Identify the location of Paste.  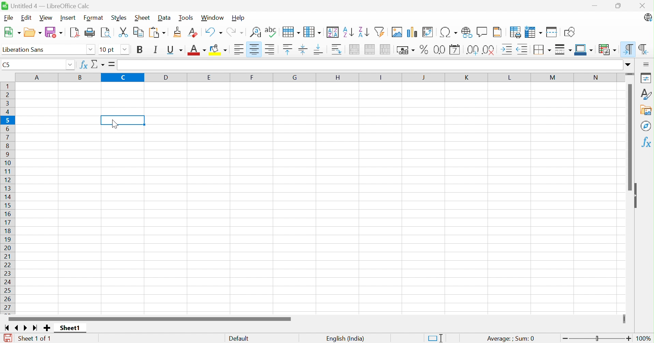
(158, 32).